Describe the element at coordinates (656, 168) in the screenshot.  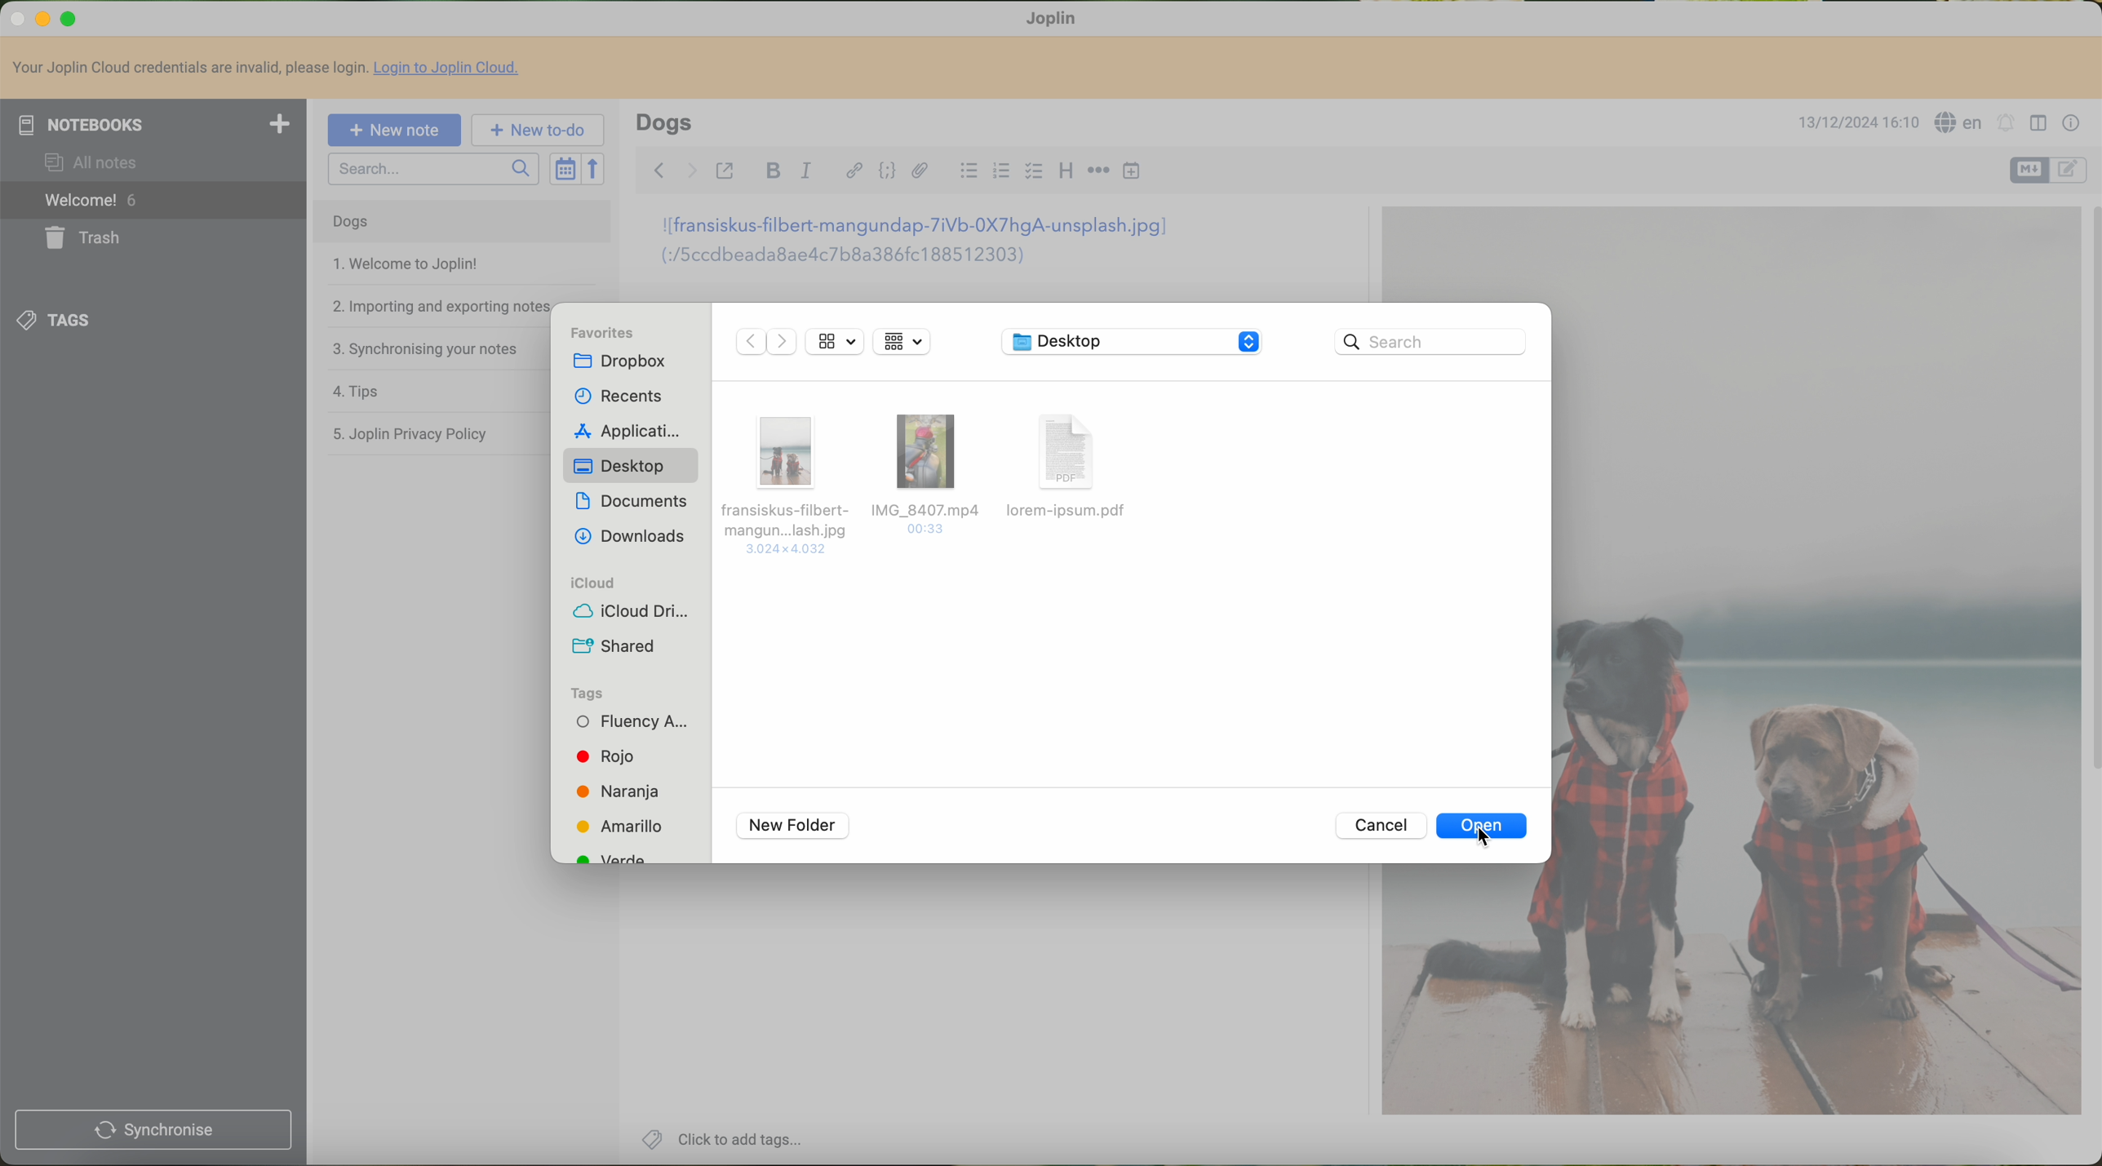
I see `navigate back arrow` at that location.